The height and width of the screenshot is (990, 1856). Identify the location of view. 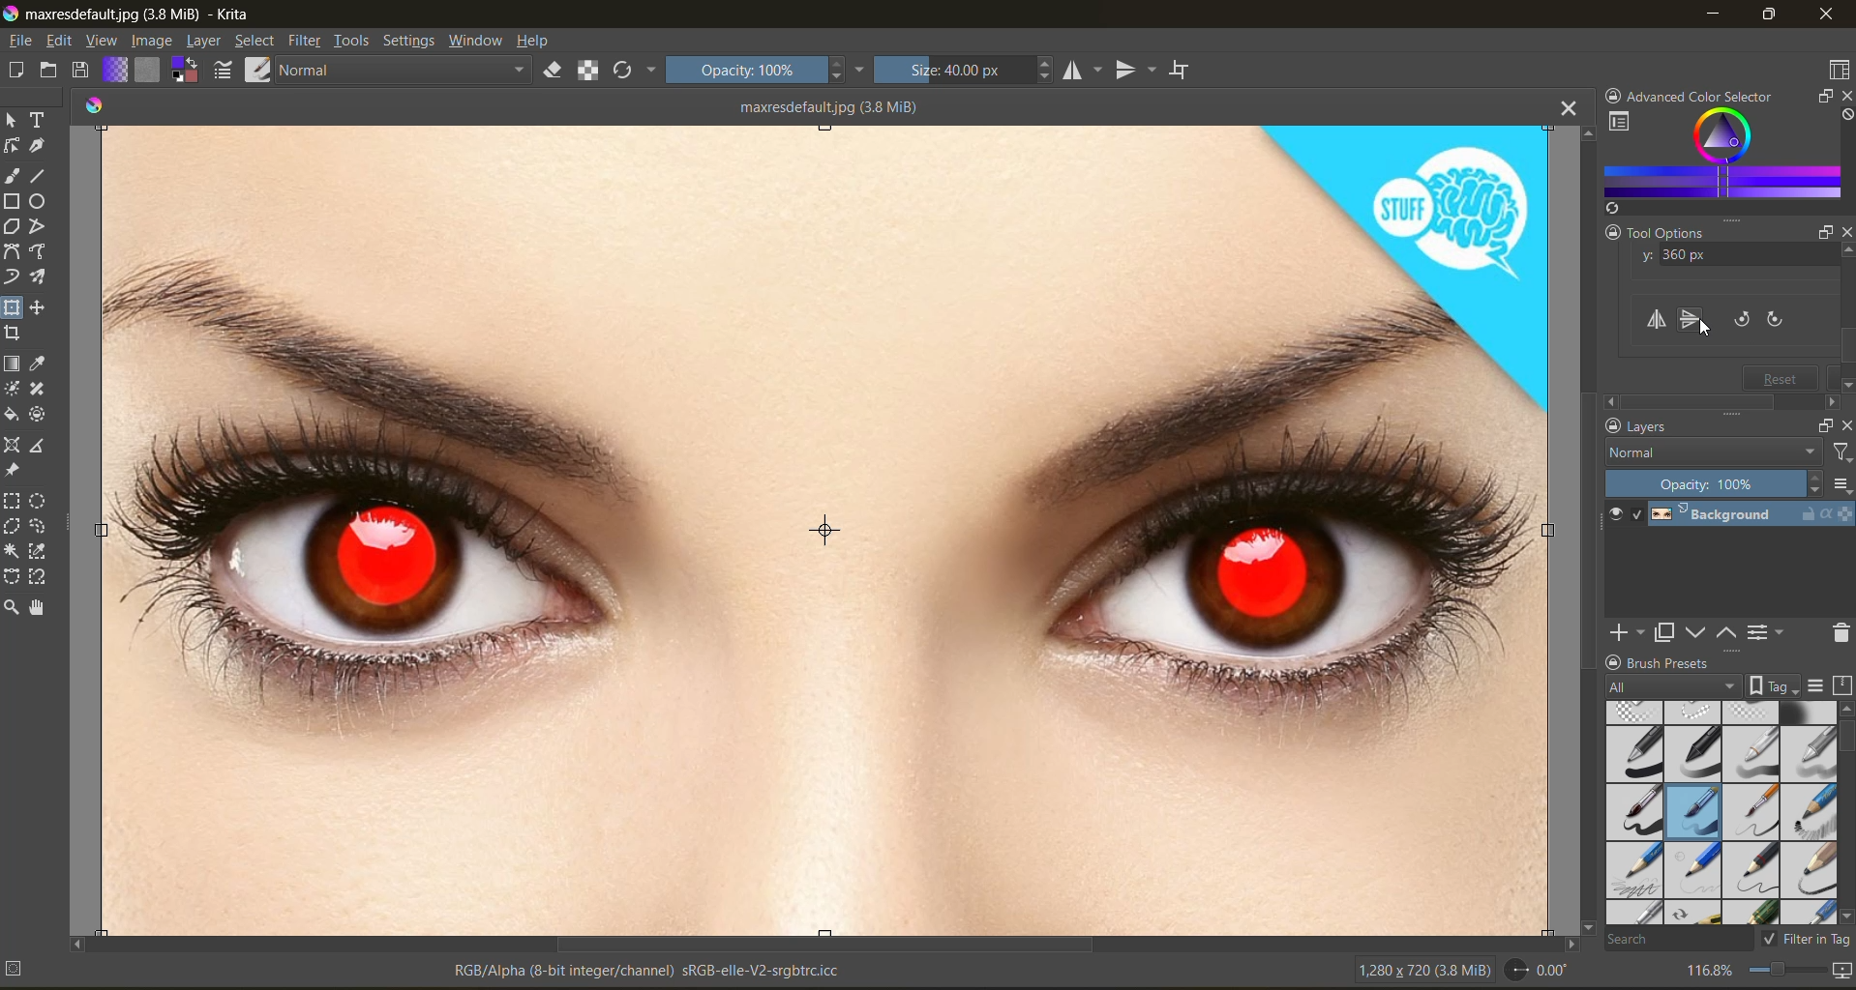
(101, 41).